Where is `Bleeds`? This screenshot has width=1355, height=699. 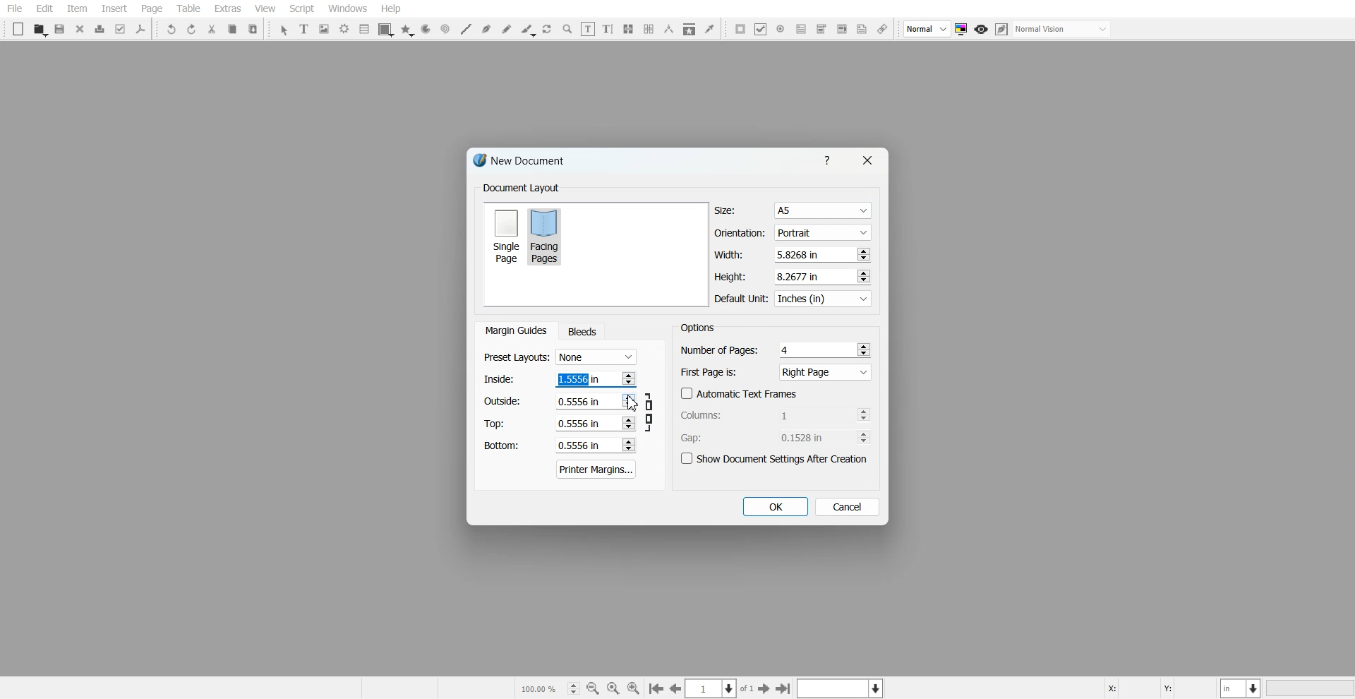
Bleeds is located at coordinates (582, 331).